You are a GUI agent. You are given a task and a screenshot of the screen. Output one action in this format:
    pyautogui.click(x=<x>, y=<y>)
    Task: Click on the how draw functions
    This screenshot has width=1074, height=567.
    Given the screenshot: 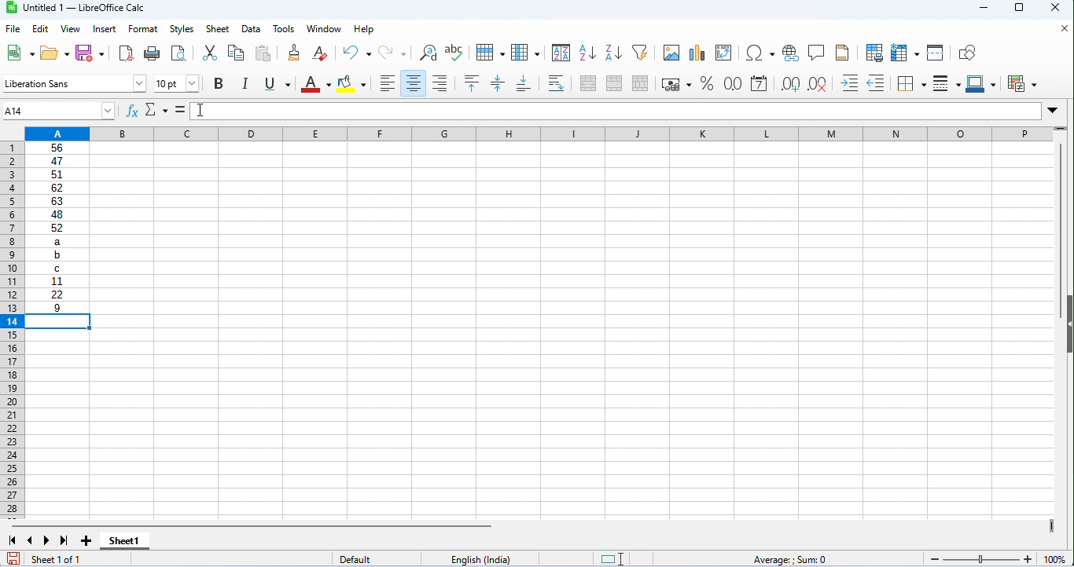 What is the action you would take?
    pyautogui.click(x=969, y=53)
    